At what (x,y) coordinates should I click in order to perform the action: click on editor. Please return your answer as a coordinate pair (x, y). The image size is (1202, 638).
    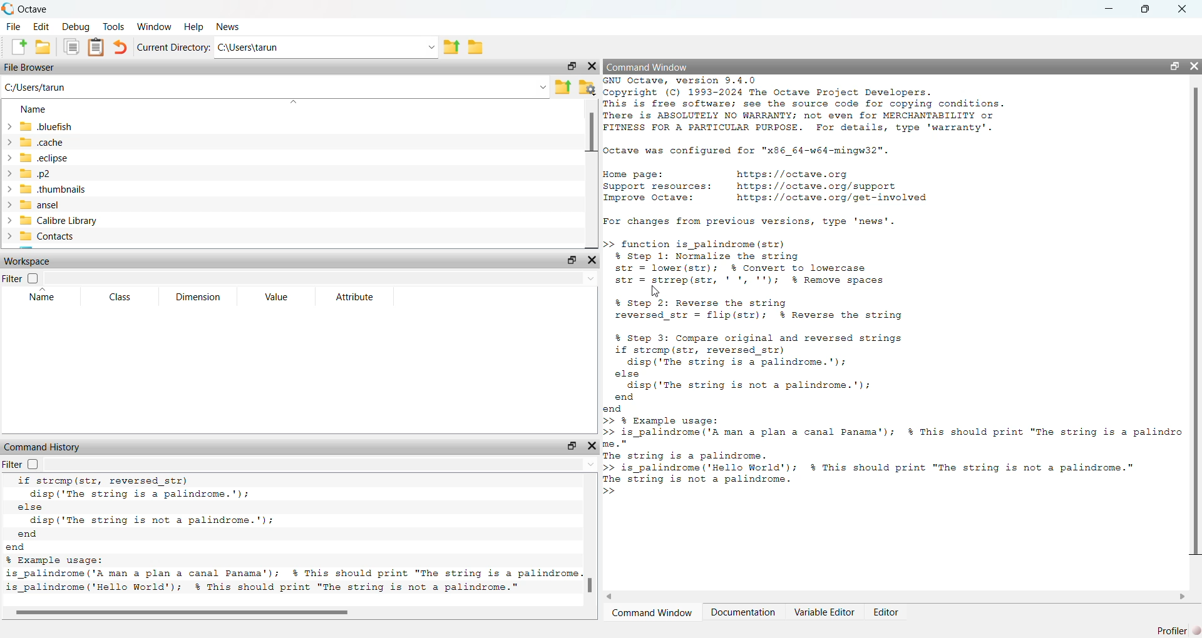
    Looking at the image, I should click on (889, 612).